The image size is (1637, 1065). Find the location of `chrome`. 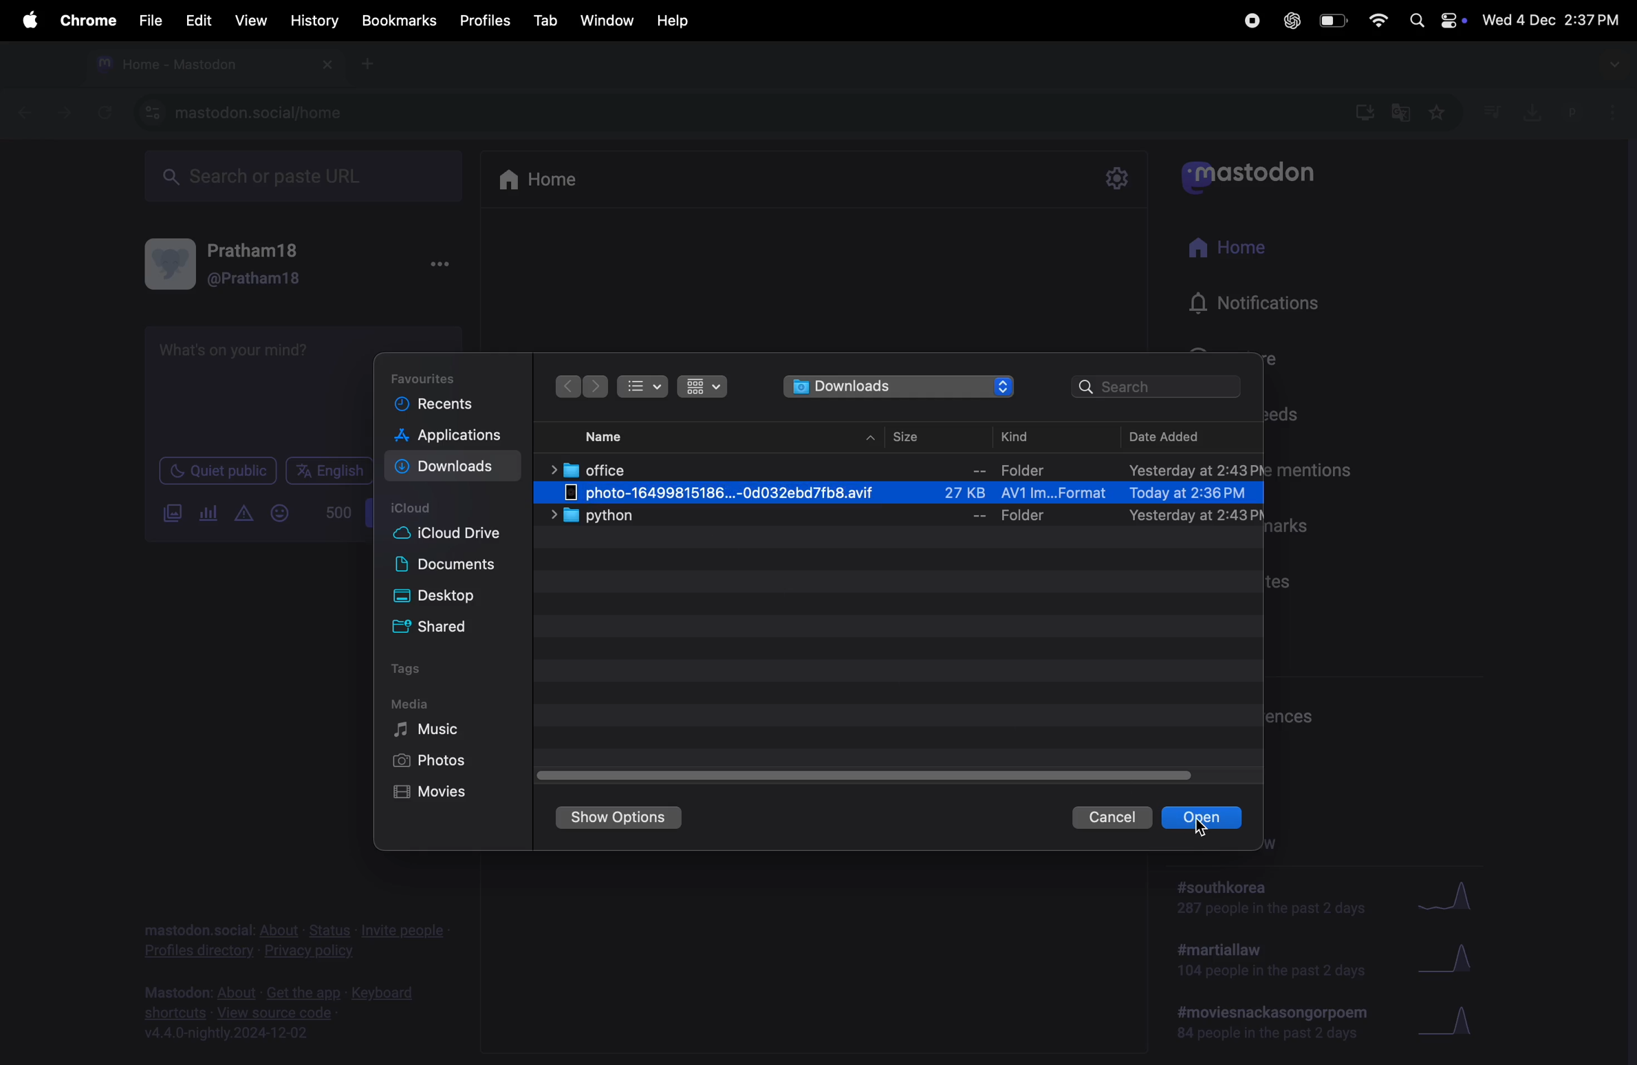

chrome is located at coordinates (85, 20).